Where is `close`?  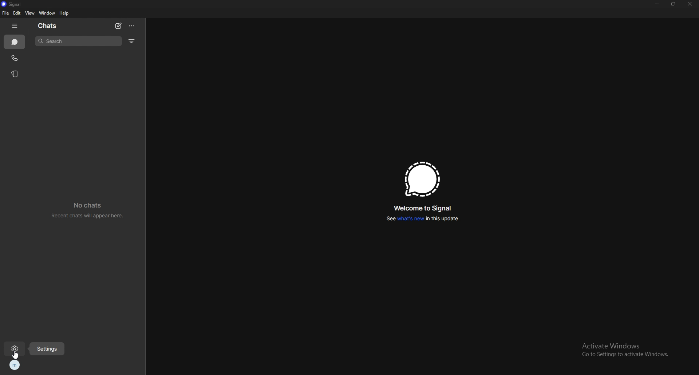 close is located at coordinates (689, 4).